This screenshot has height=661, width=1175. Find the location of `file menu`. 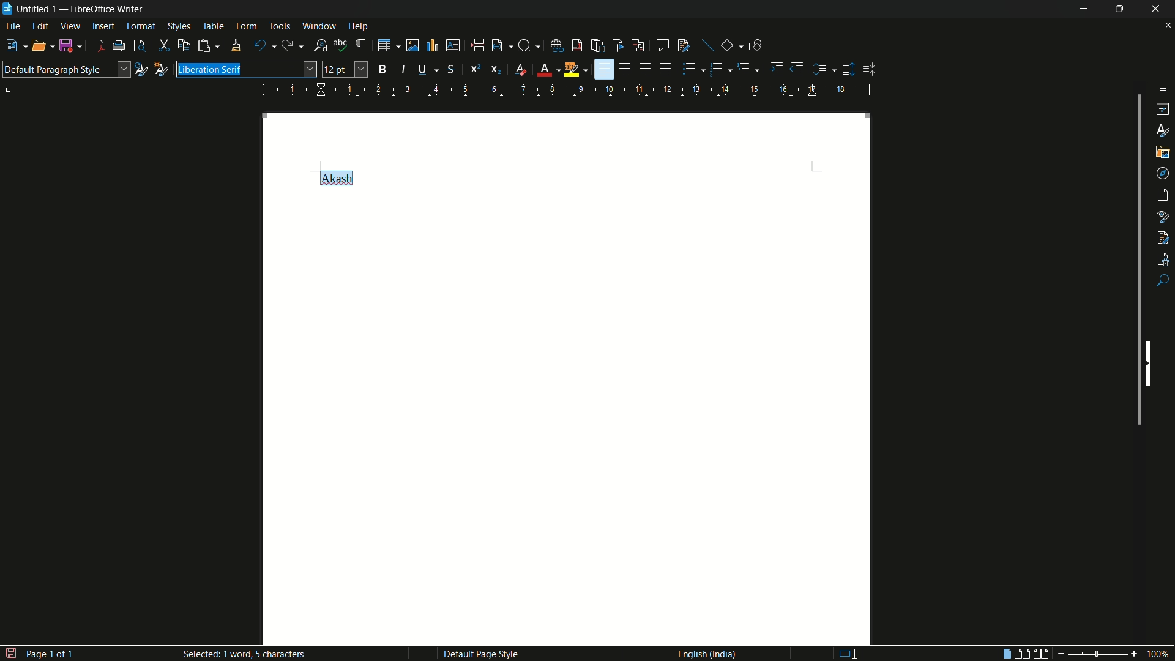

file menu is located at coordinates (14, 28).